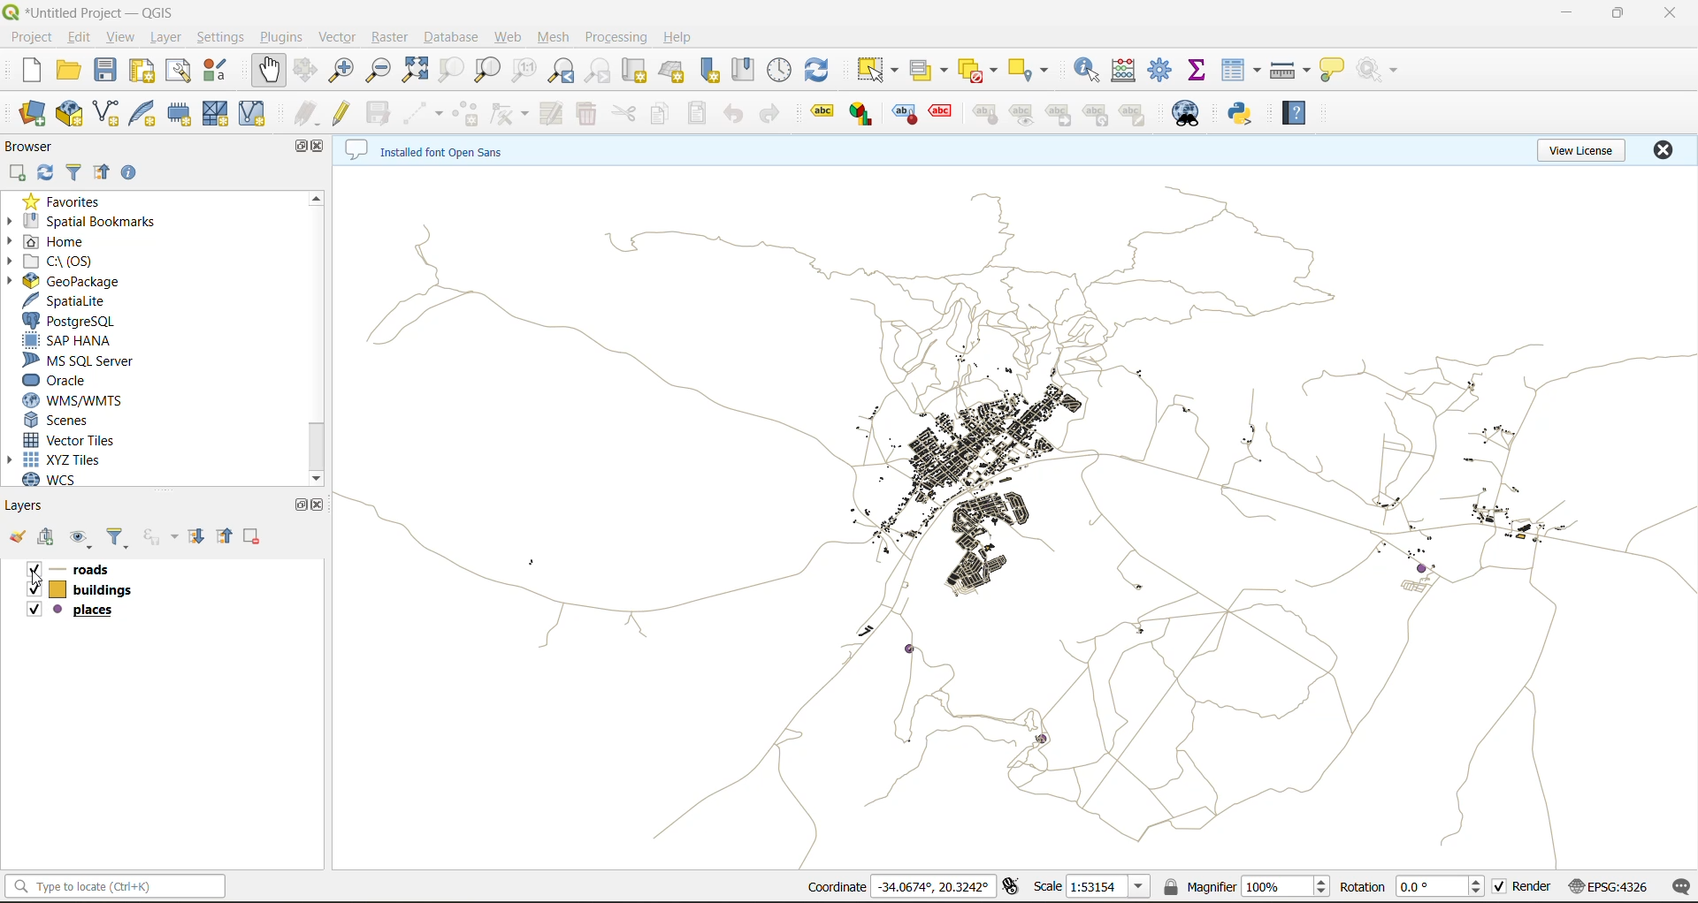 The width and height of the screenshot is (1698, 903). Describe the element at coordinates (1251, 888) in the screenshot. I see `magnifier` at that location.